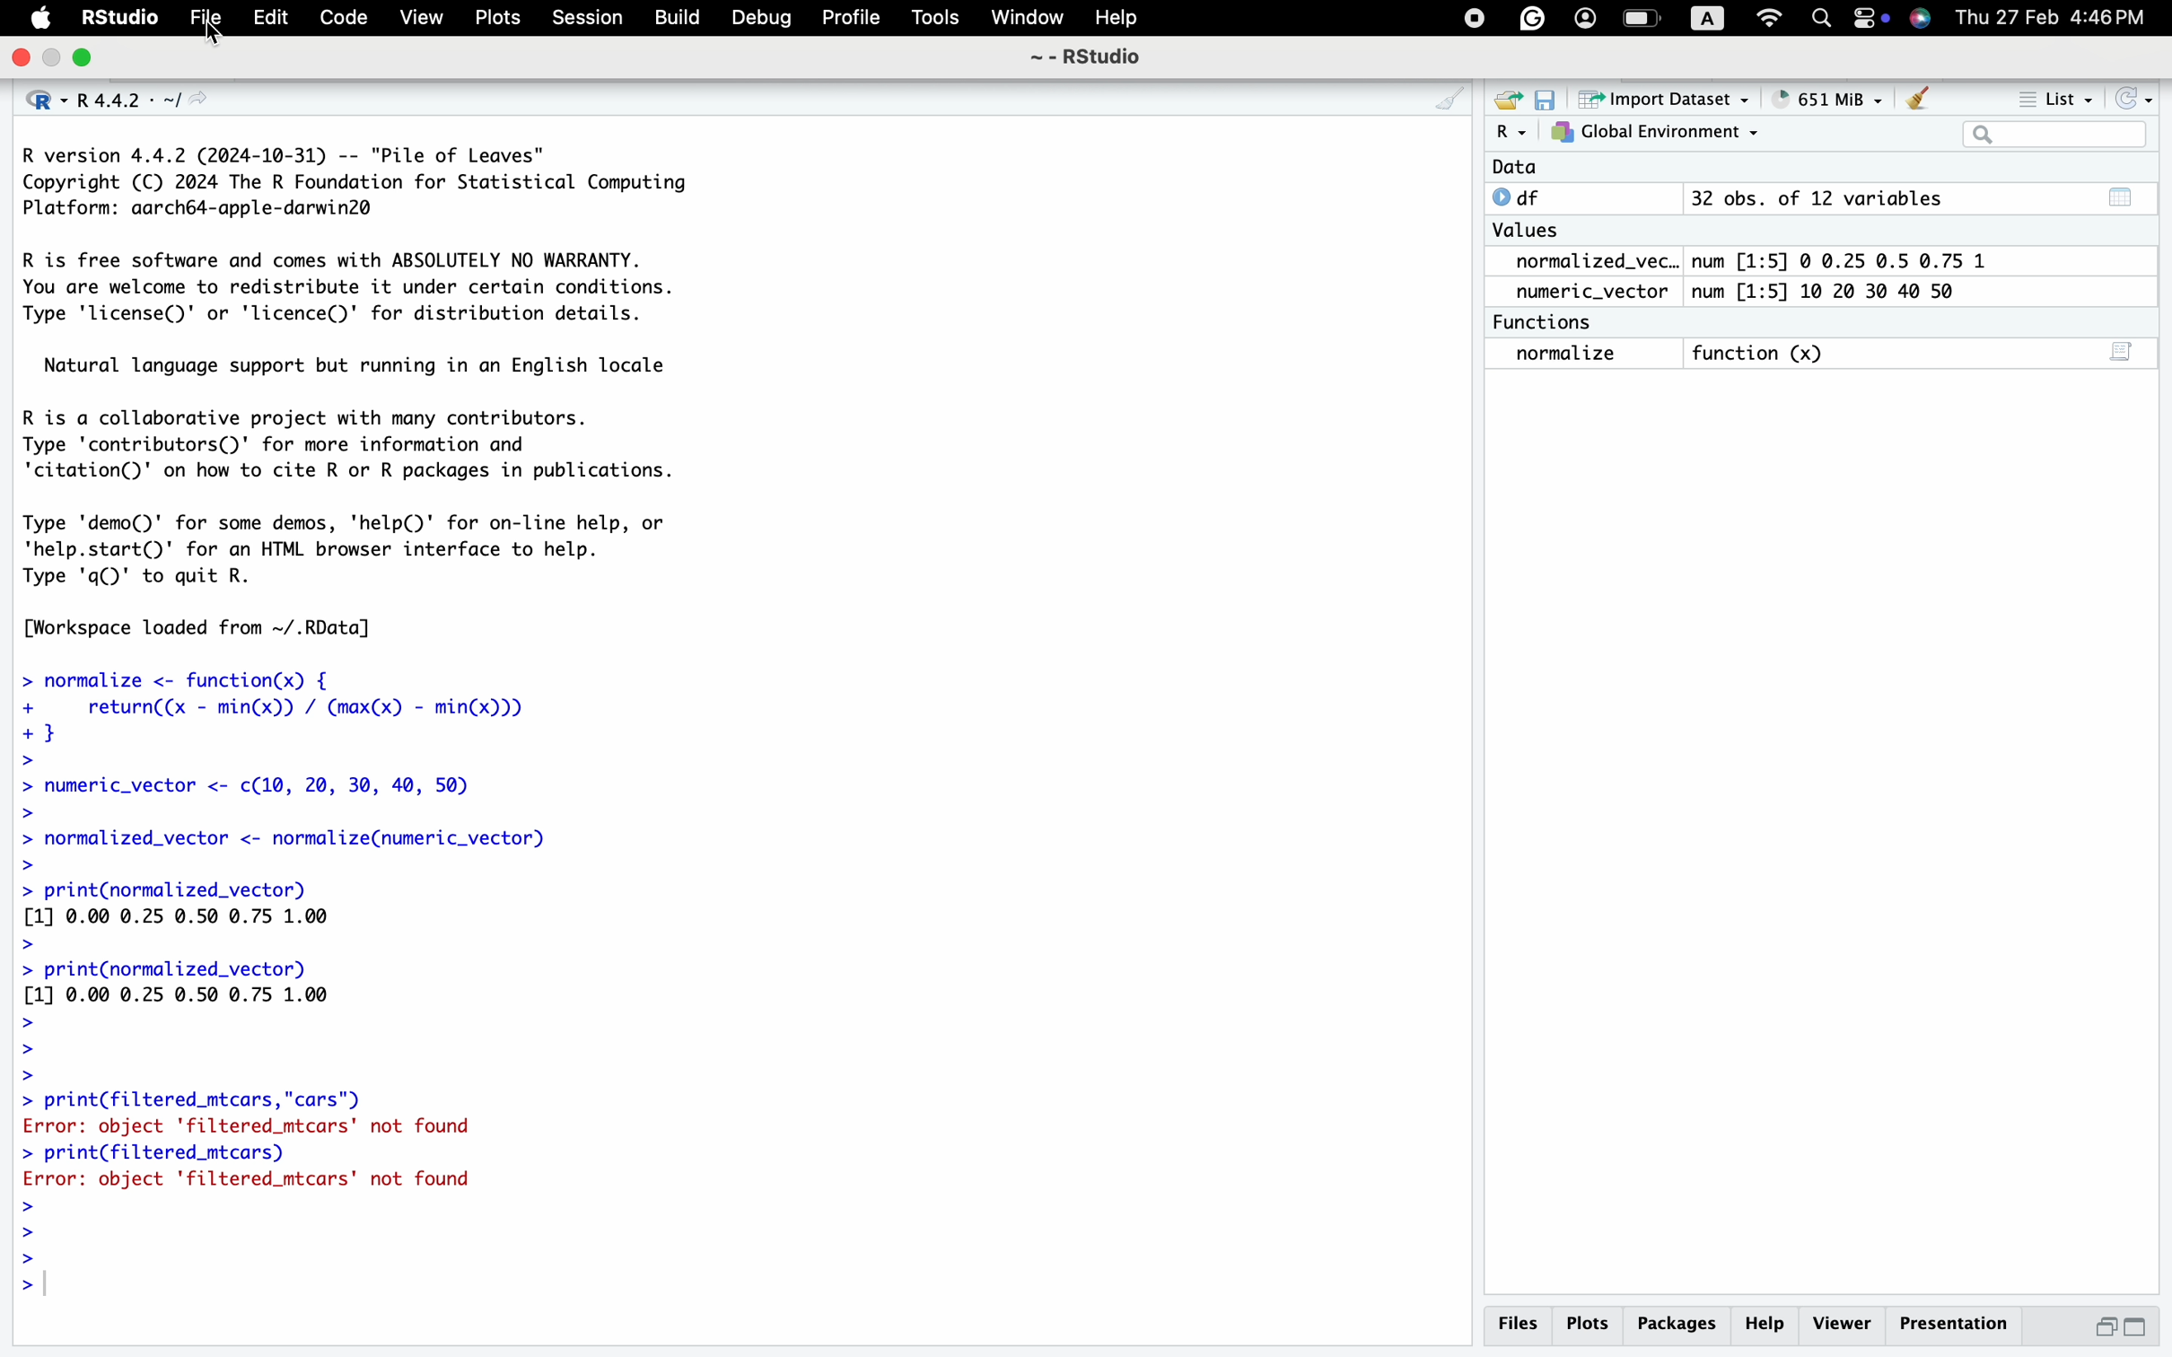 The width and height of the screenshot is (2172, 1357). Describe the element at coordinates (1441, 93) in the screenshot. I see `clear console` at that location.